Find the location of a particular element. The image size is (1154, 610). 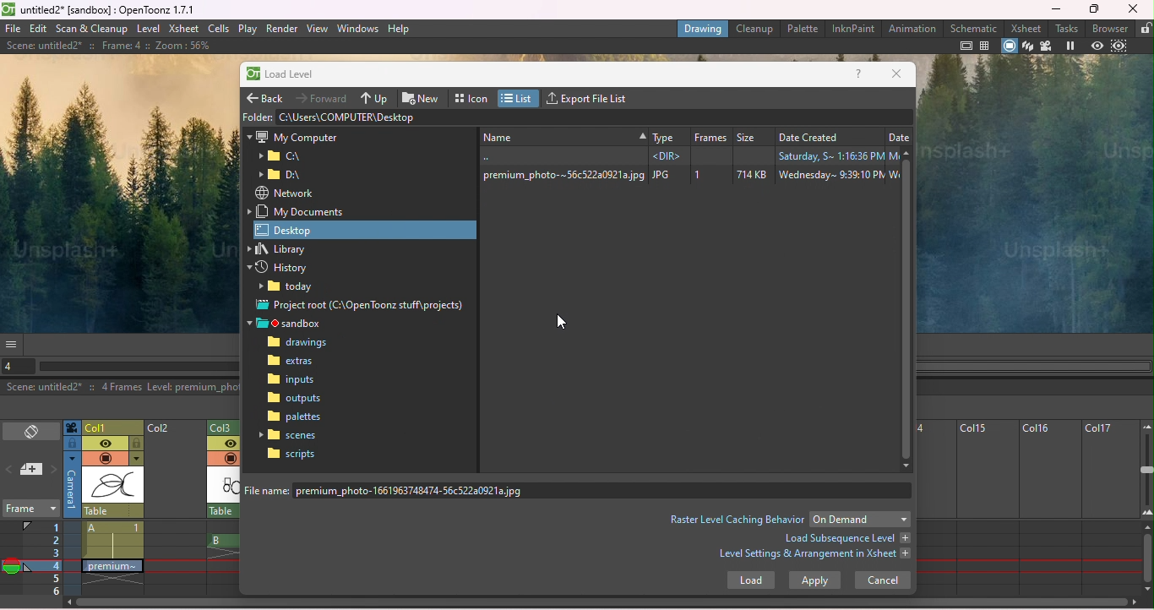

Preview visibility toggle is located at coordinates (105, 444).